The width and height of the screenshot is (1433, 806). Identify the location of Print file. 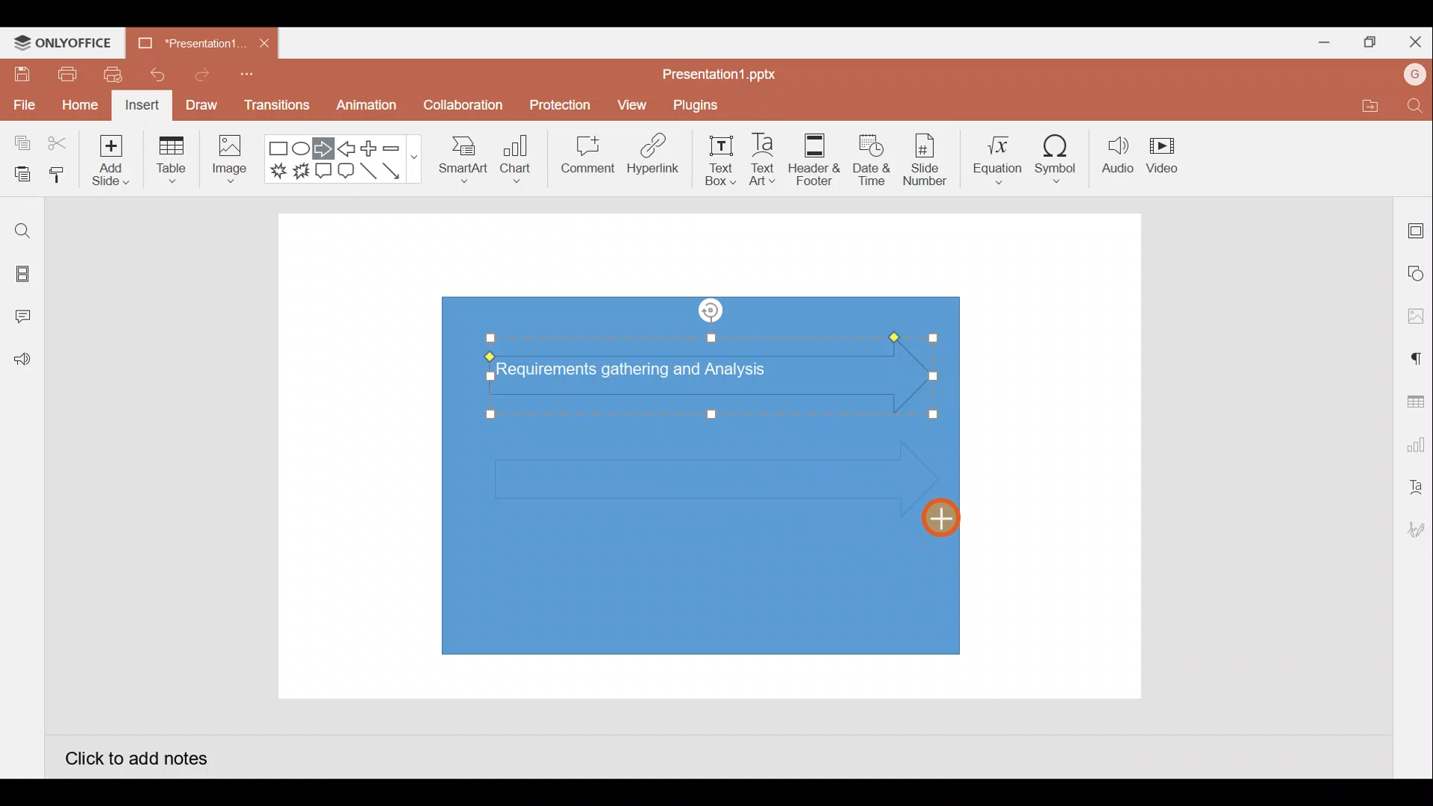
(66, 73).